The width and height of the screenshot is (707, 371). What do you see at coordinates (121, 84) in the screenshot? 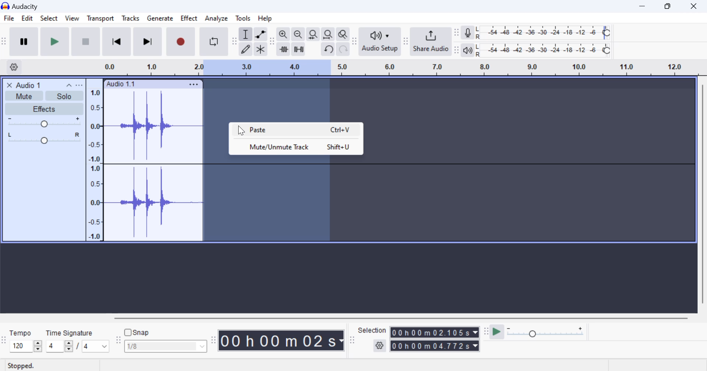
I see `Clip Label` at bounding box center [121, 84].